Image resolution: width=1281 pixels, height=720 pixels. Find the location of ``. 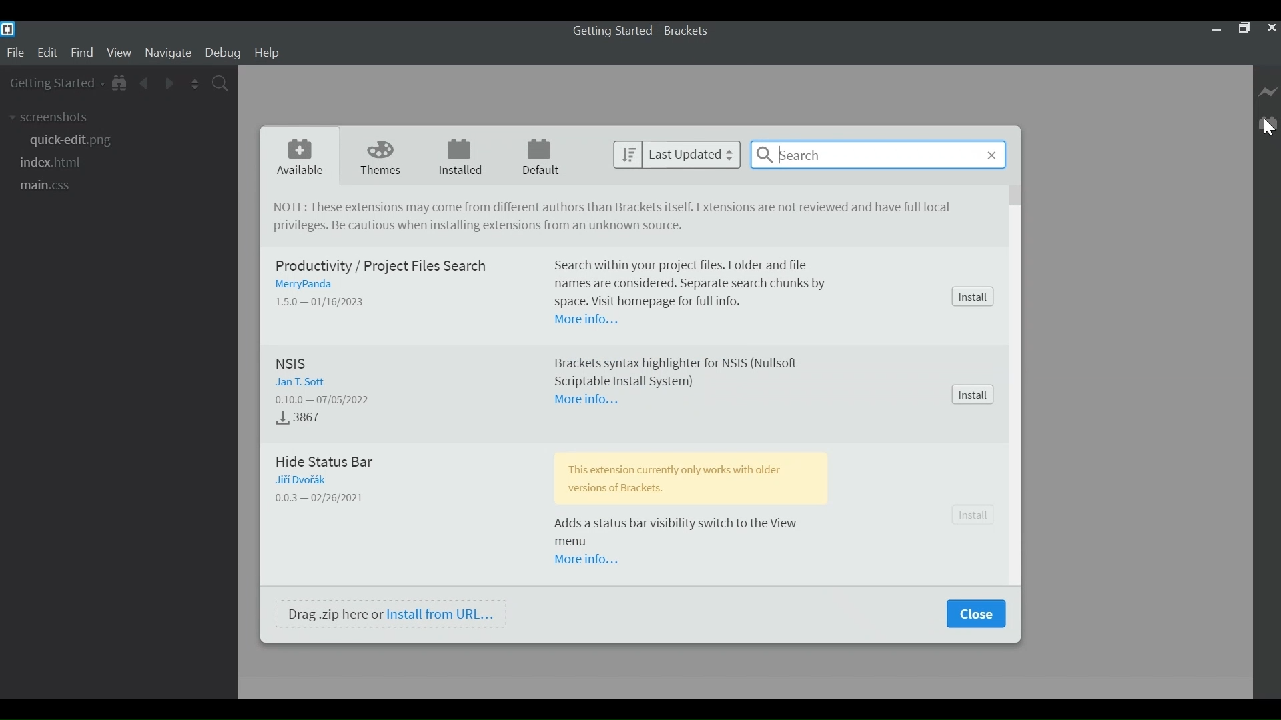

 is located at coordinates (975, 515).